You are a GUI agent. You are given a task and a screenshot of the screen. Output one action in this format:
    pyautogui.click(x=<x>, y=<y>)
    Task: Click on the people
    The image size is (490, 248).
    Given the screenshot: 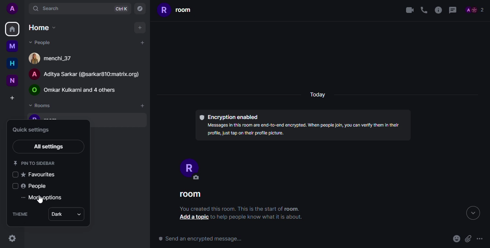 What is the action you would take?
    pyautogui.click(x=34, y=186)
    